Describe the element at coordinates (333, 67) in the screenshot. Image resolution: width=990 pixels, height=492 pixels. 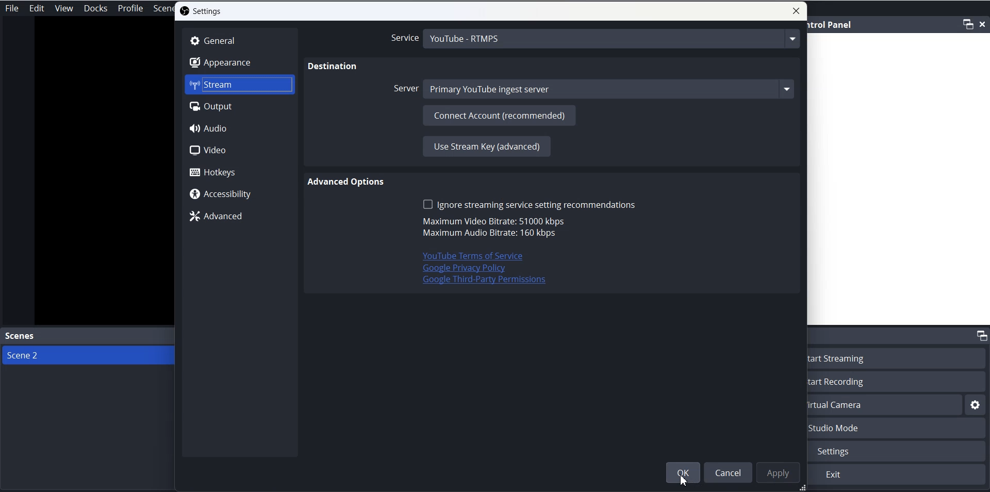
I see `Destination` at that location.